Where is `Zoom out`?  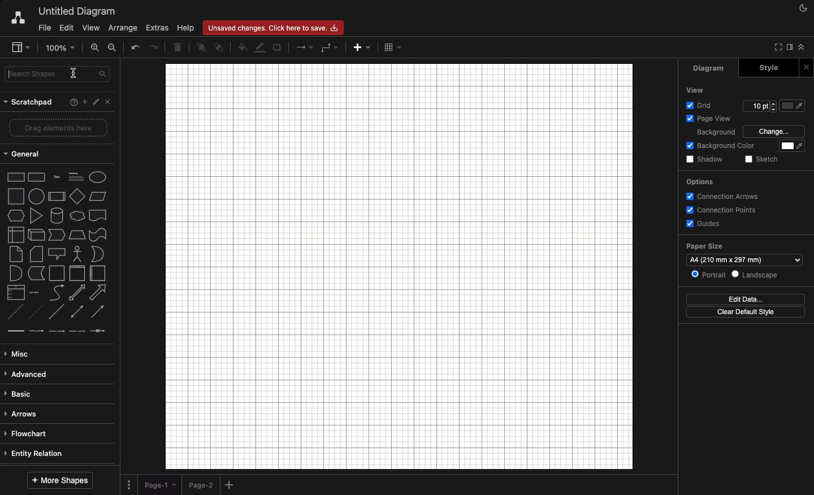
Zoom out is located at coordinates (113, 47).